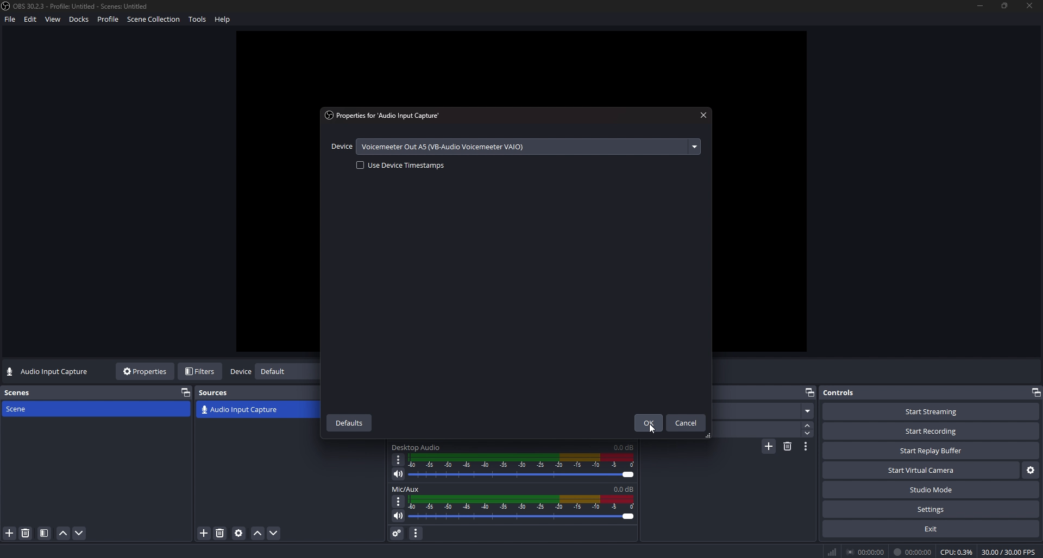  I want to click on filters, so click(202, 371).